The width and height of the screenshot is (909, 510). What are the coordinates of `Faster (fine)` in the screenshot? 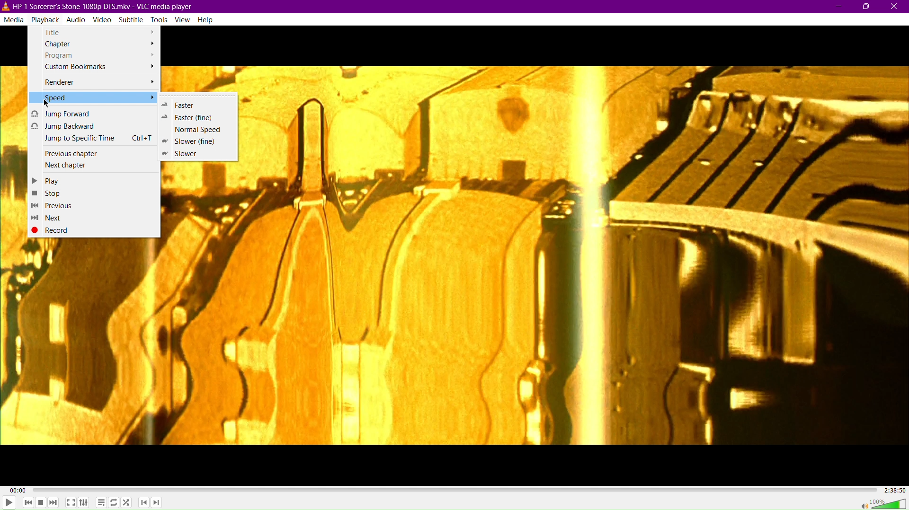 It's located at (192, 117).